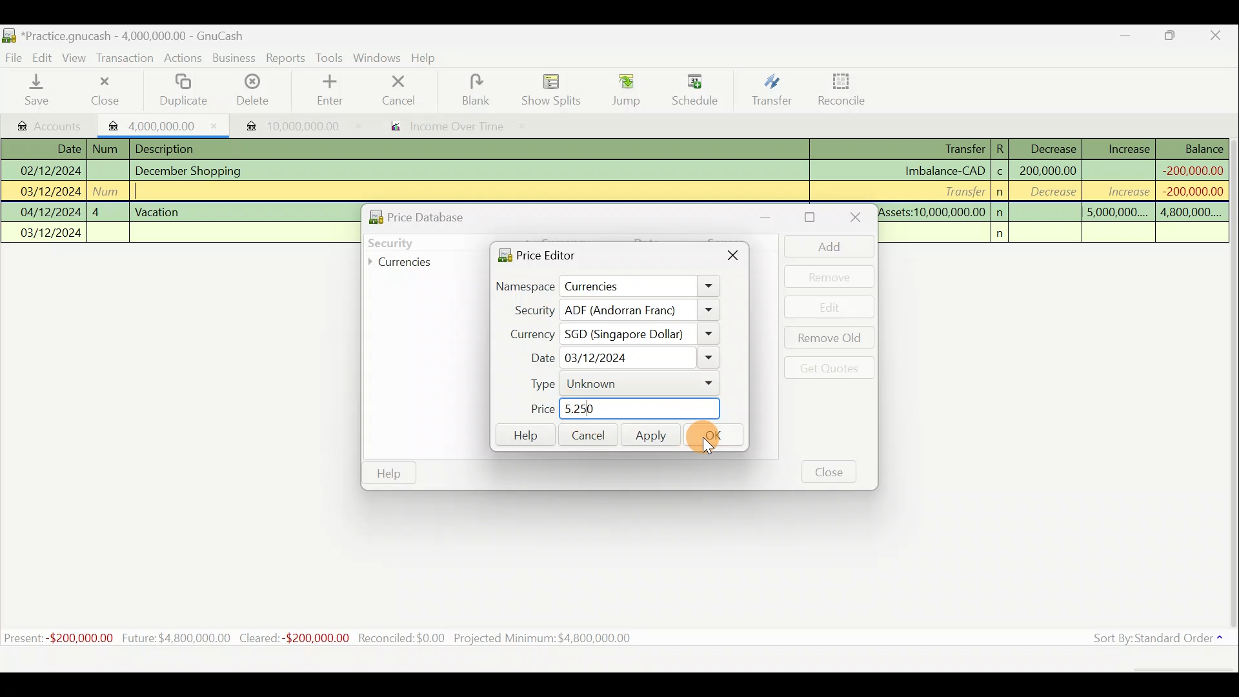  I want to click on Windows, so click(377, 58).